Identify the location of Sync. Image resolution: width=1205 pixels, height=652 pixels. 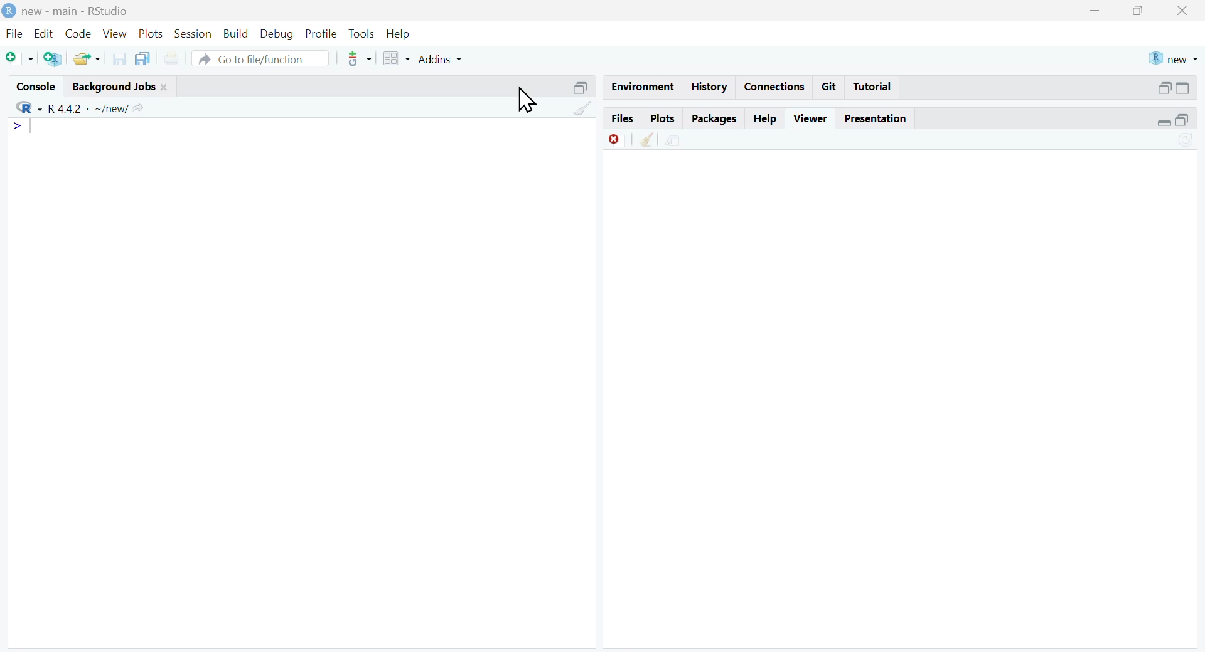
(1187, 140).